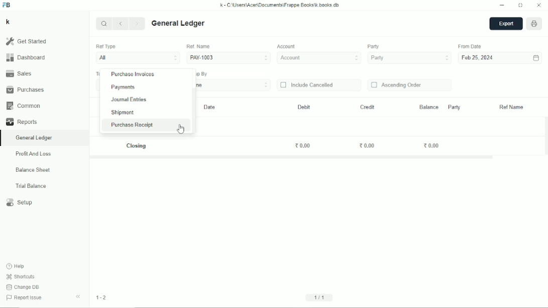  I want to click on Journal entries, so click(129, 99).